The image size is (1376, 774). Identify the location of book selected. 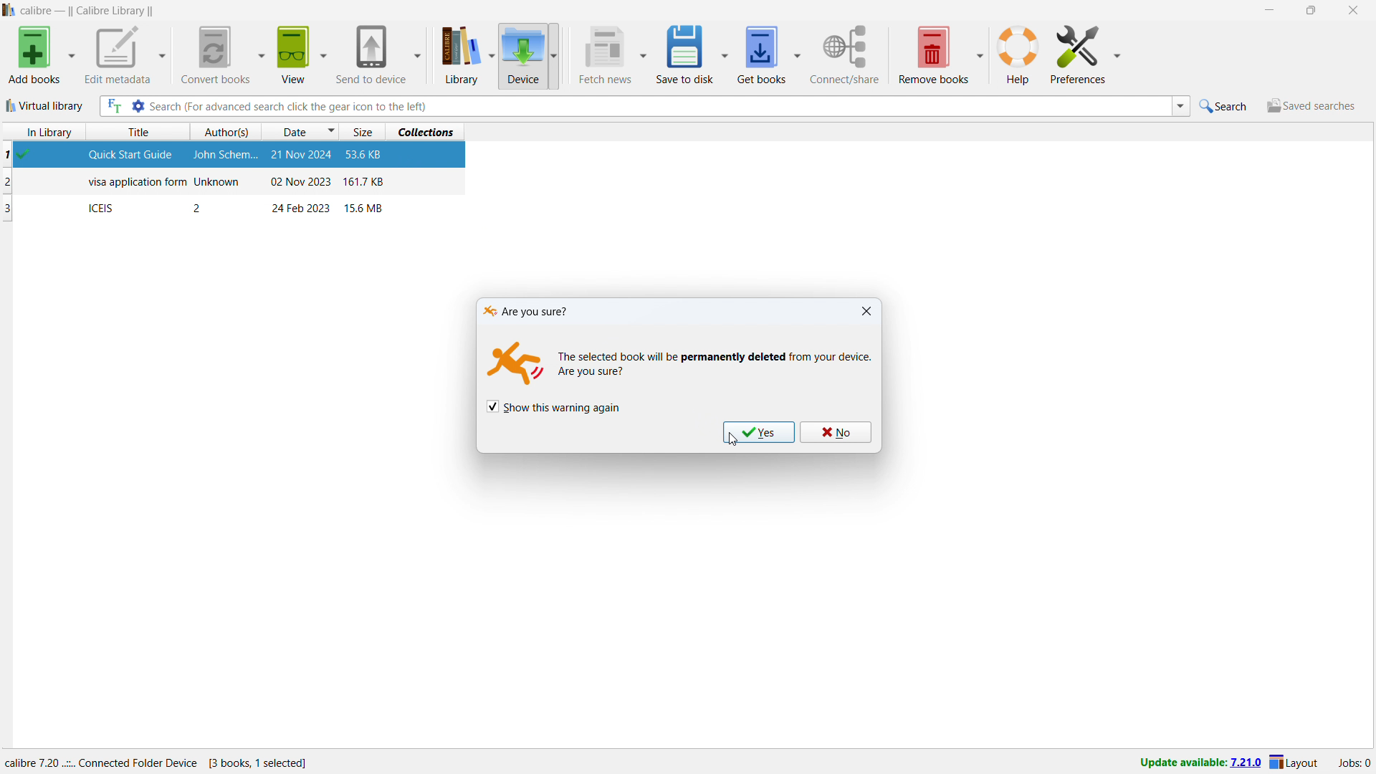
(235, 156).